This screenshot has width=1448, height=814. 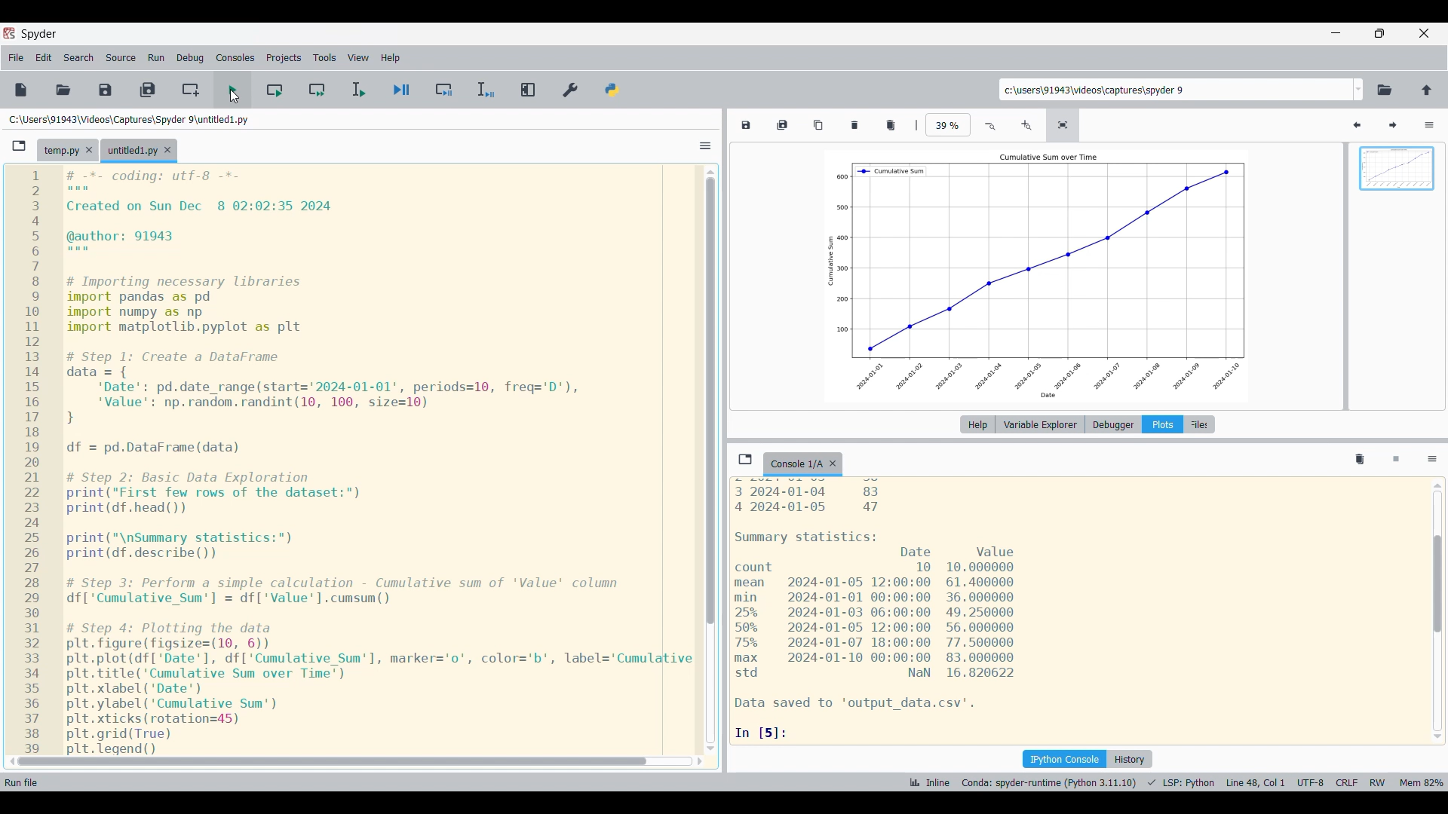 What do you see at coordinates (1359, 90) in the screenshot?
I see `Folder location options` at bounding box center [1359, 90].